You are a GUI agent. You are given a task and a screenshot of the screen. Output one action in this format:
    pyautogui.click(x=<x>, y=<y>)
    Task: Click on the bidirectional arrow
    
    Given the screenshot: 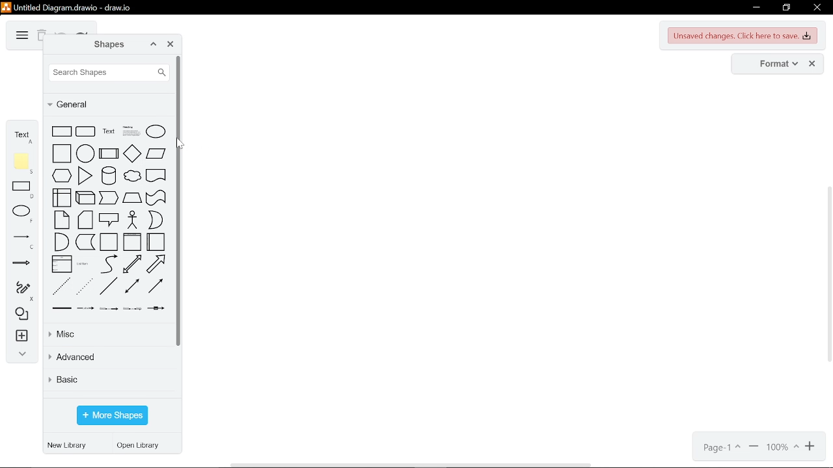 What is the action you would take?
    pyautogui.click(x=132, y=264)
    